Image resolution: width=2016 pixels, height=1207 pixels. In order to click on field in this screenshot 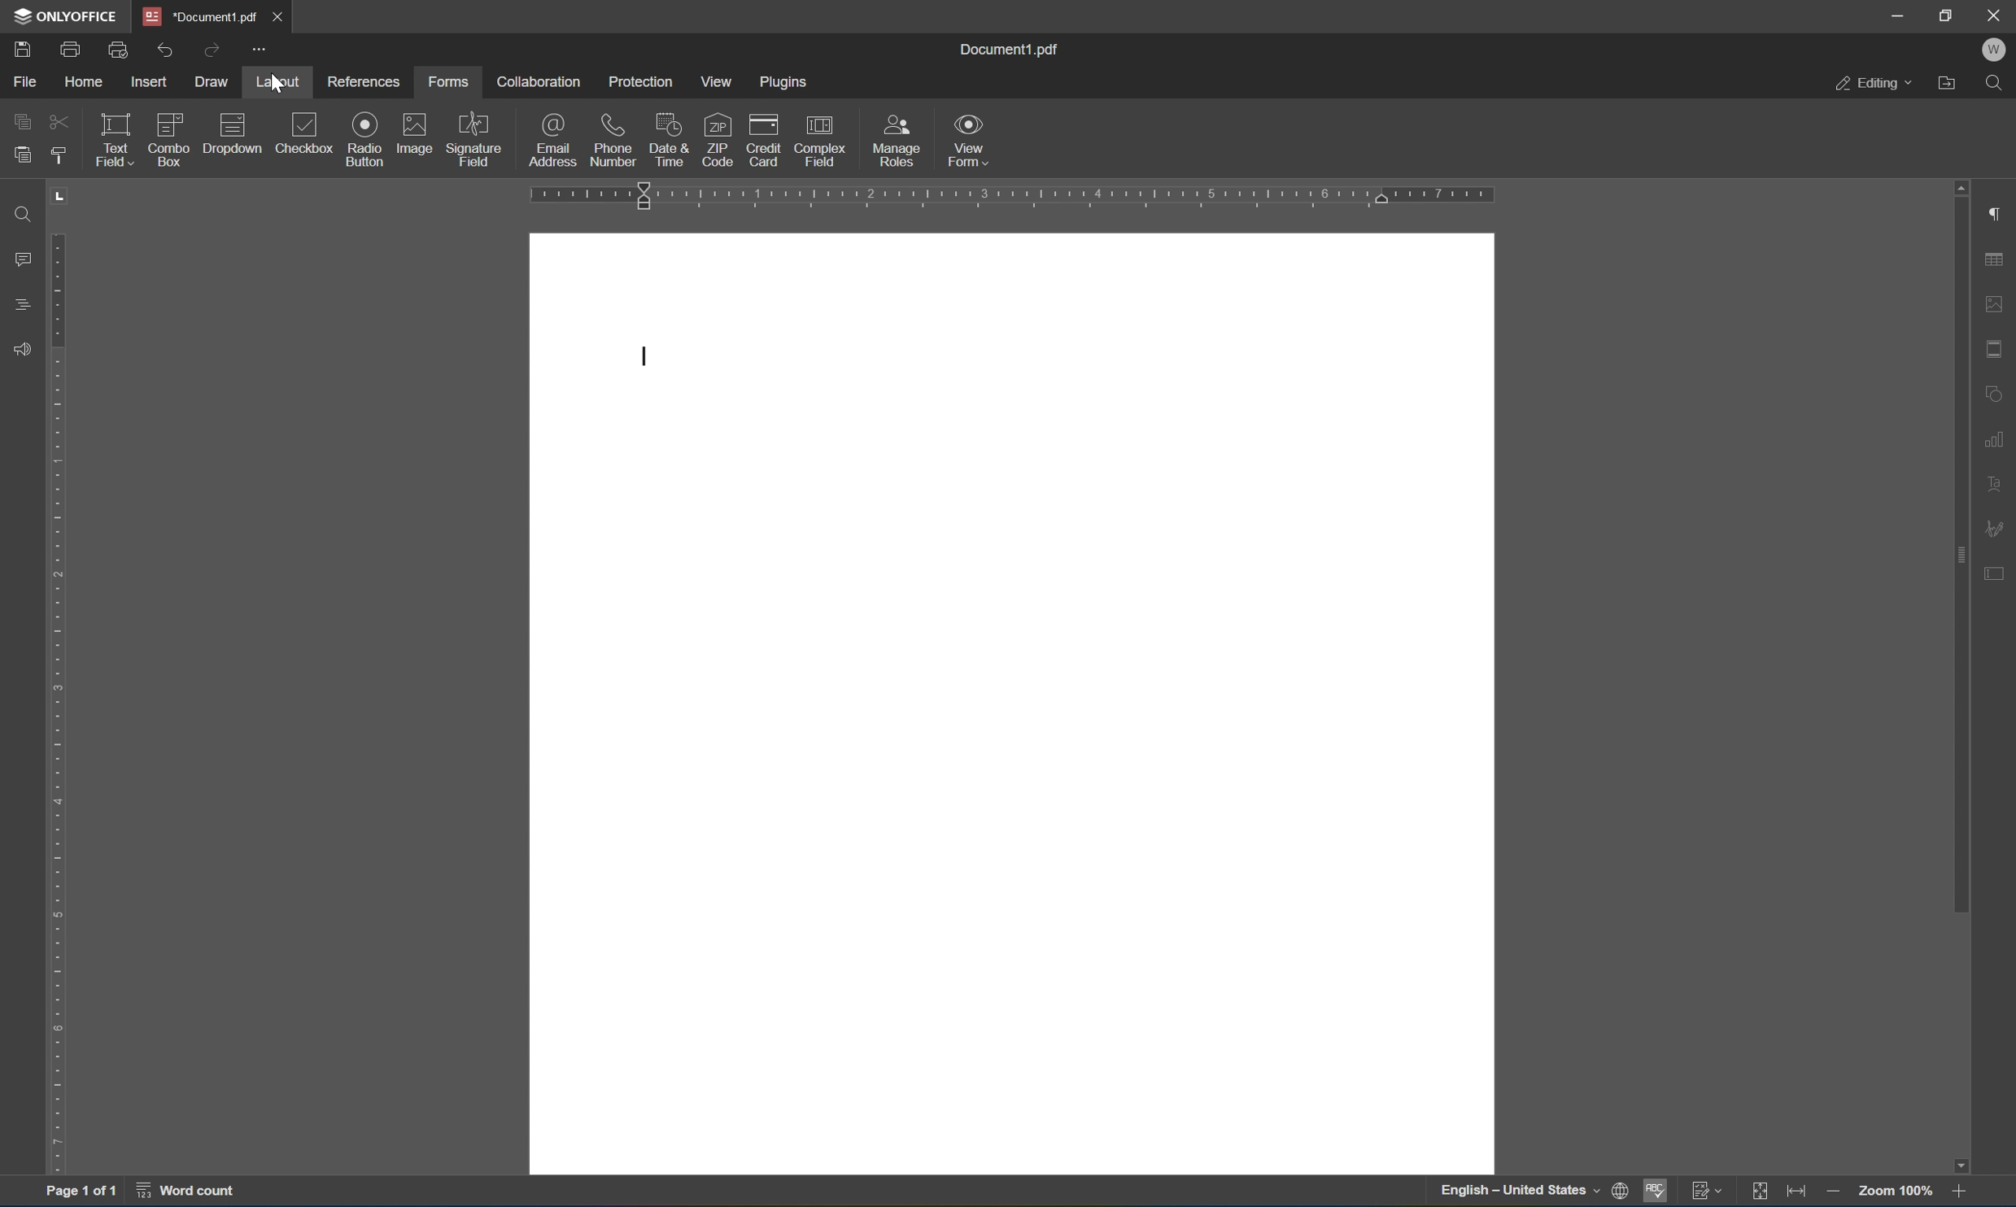, I will do `click(59, 123)`.